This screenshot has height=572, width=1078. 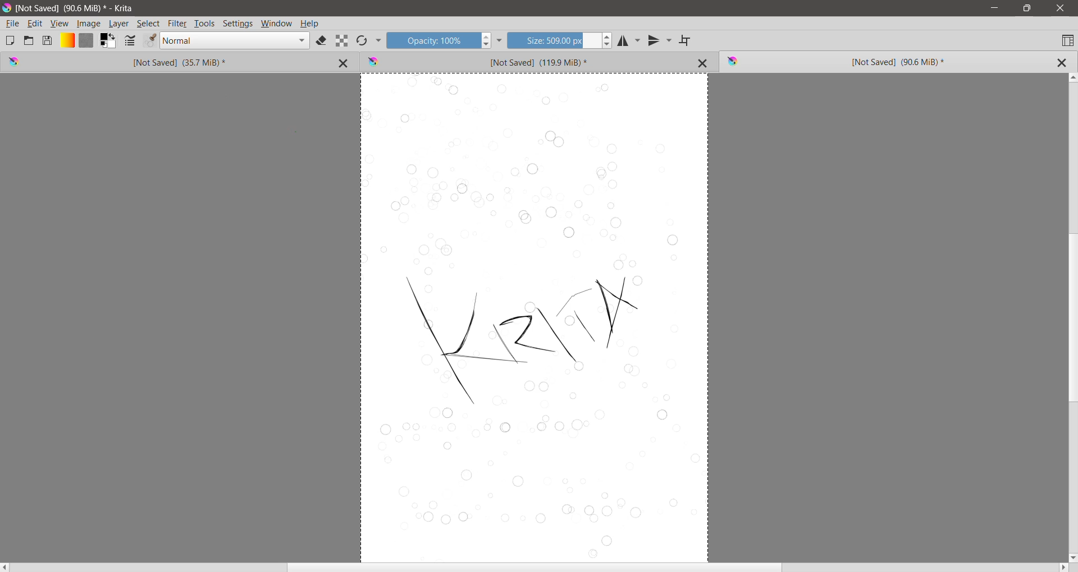 I want to click on File, so click(x=12, y=24).